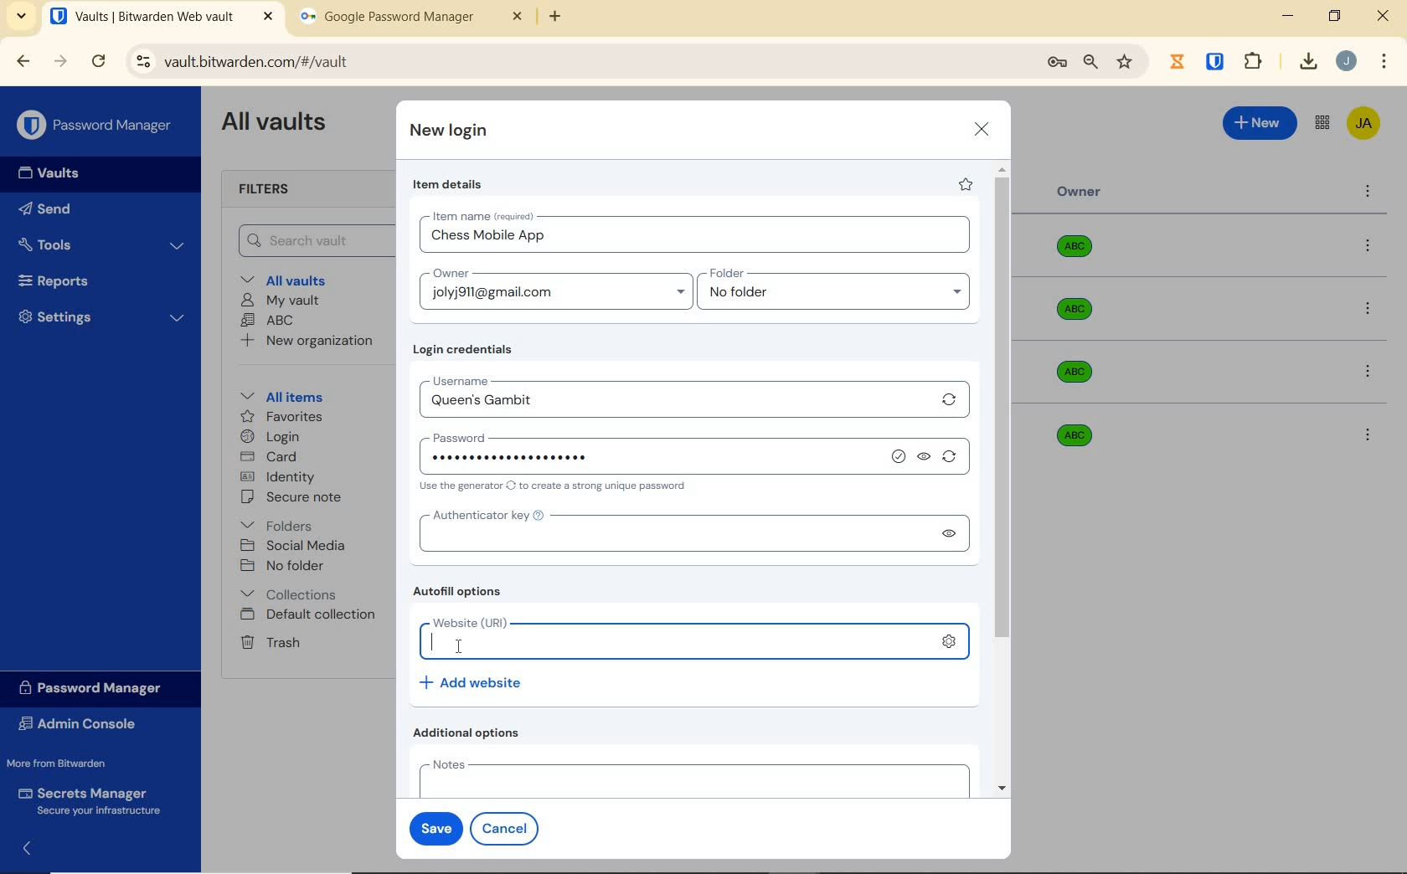 The width and height of the screenshot is (1407, 874). What do you see at coordinates (964, 184) in the screenshot?
I see `favorite` at bounding box center [964, 184].